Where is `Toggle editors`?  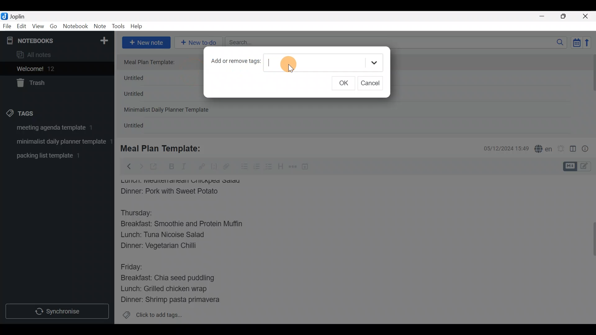
Toggle editors is located at coordinates (579, 166).